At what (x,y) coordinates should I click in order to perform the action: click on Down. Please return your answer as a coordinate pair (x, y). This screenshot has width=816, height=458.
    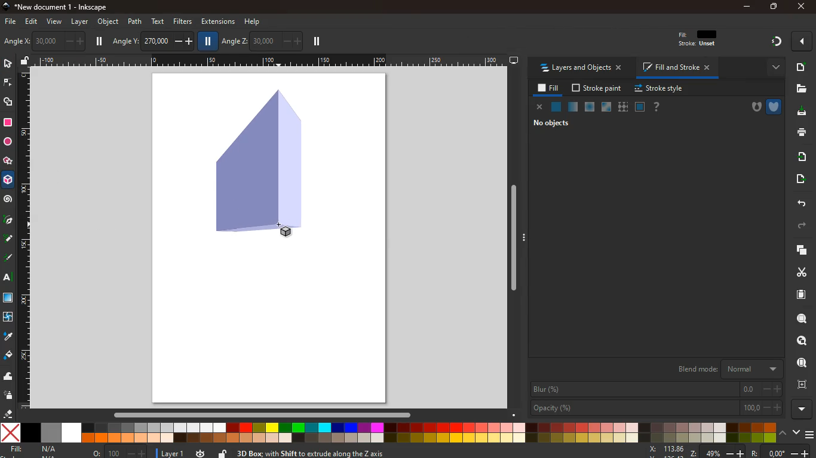
    Looking at the image, I should click on (516, 411).